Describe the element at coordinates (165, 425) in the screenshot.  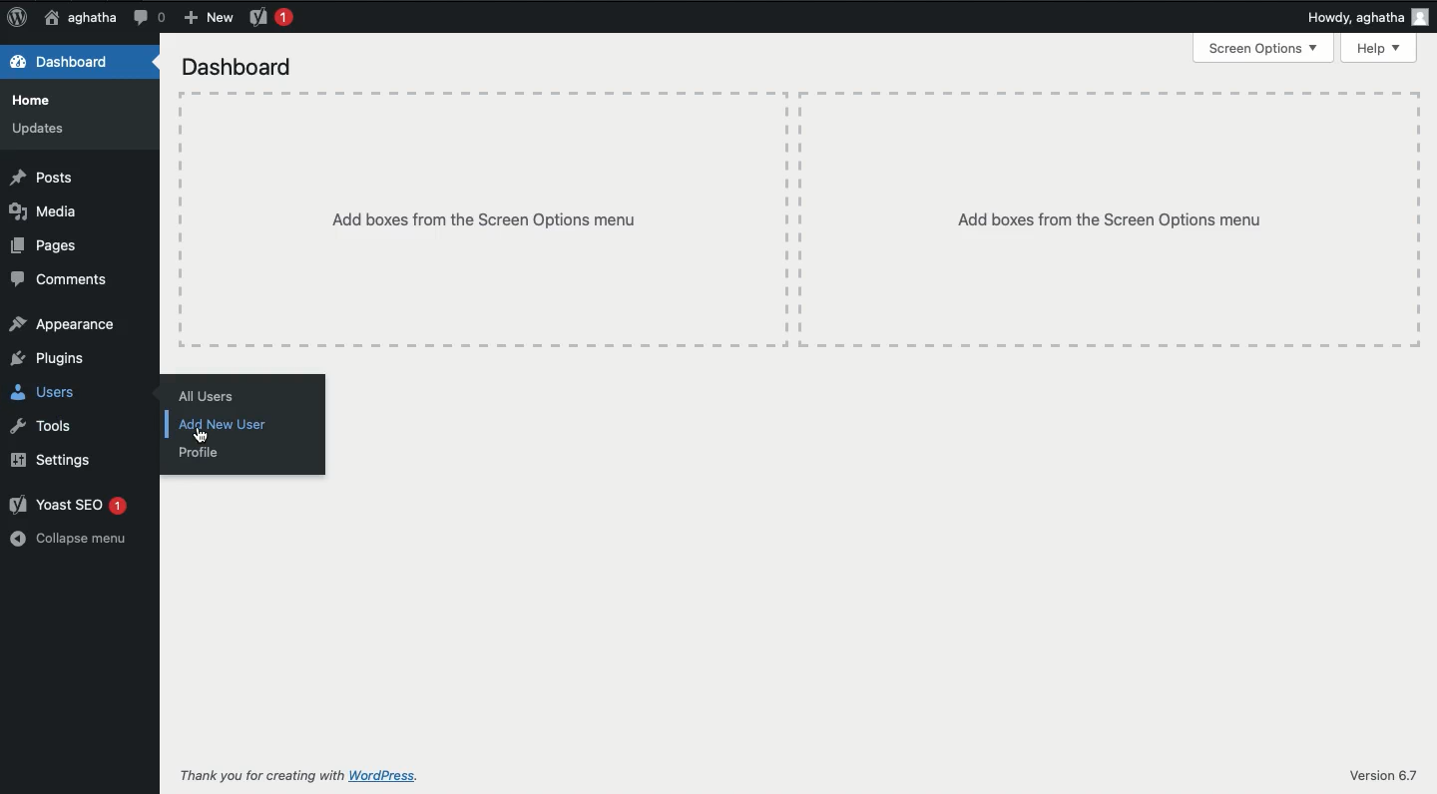
I see `line new user` at that location.